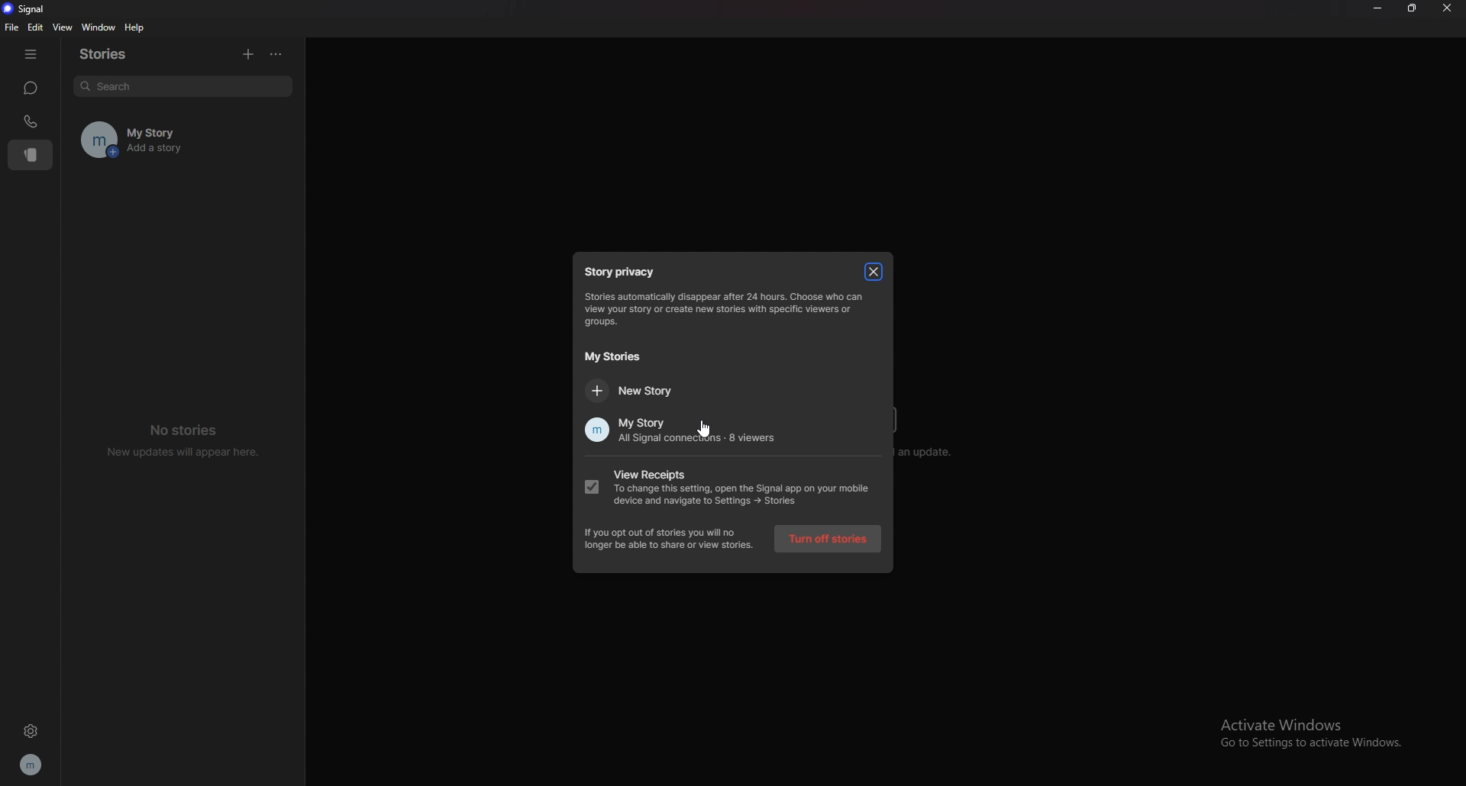 The height and width of the screenshot is (786, 1466). Describe the element at coordinates (182, 140) in the screenshot. I see `my story` at that location.